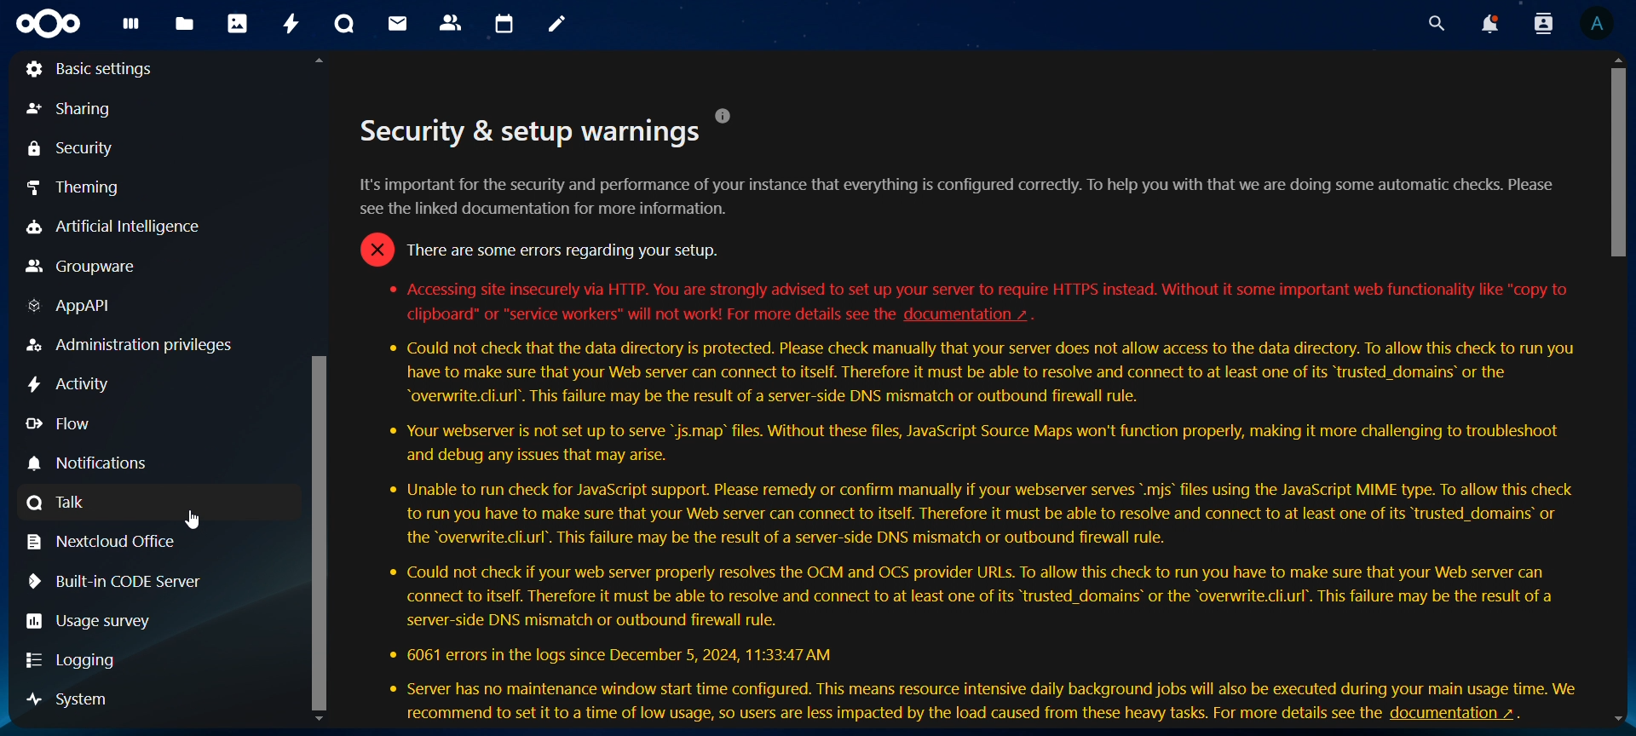 This screenshot has width=1636, height=736. Describe the element at coordinates (975, 615) in the screenshot. I see `* Could not check if your web server properly resolves the OCM and OCS provider URLs. To allow this check to run you have to make sure that your Web server can
connect to itself. Therefore it must be able to resolve and connect to at least one of its “trusted_domains® or the “overwrite.cli.url’. This failure may be the result of a
server-side DNS mismatch or outbound firewall rule.

* 6061 errors in the logs since December 5, 2024, 11:33:47 AM` at that location.